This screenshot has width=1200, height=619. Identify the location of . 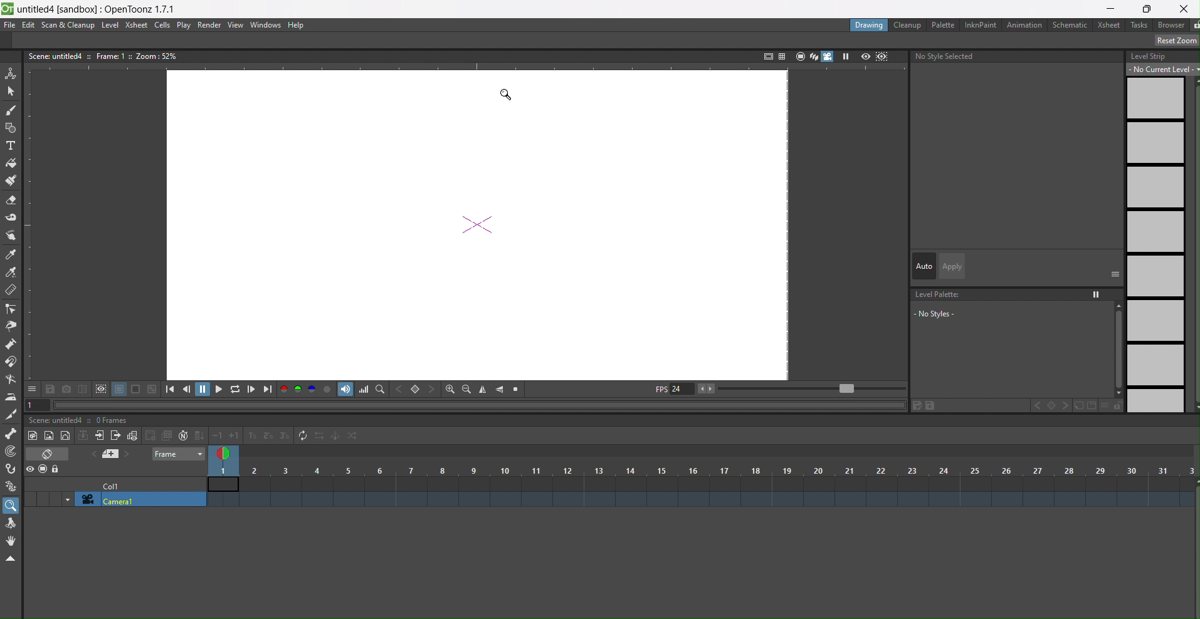
(12, 542).